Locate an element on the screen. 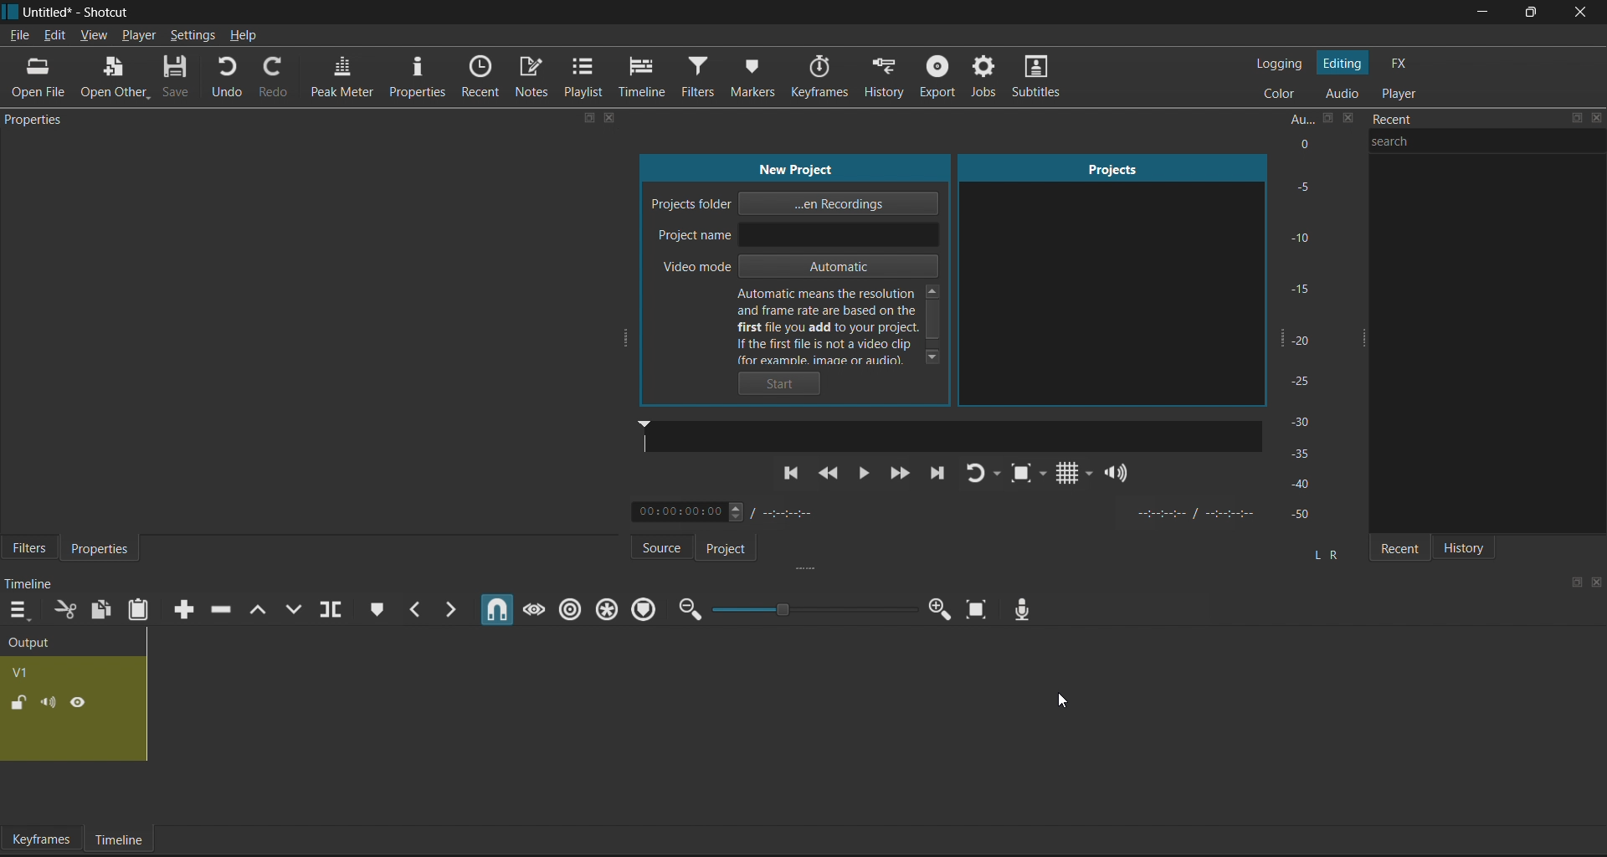  History is located at coordinates (886, 75).